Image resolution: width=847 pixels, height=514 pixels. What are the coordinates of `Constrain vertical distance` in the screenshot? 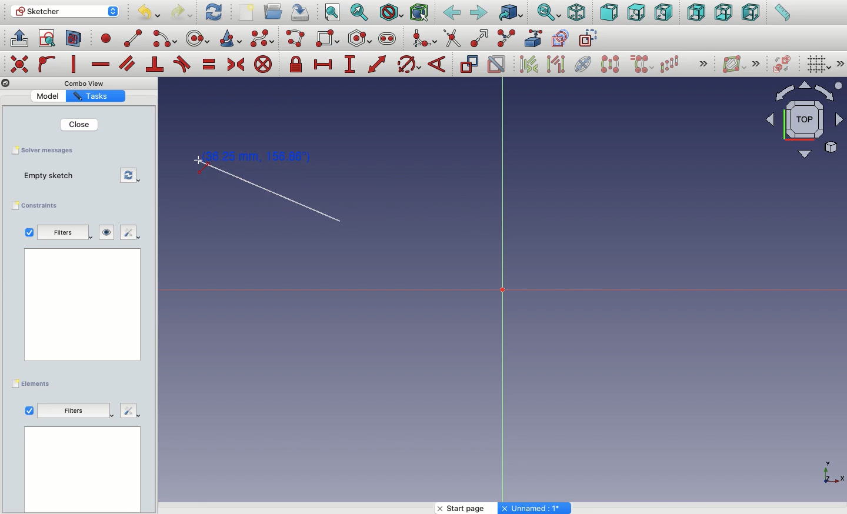 It's located at (352, 65).